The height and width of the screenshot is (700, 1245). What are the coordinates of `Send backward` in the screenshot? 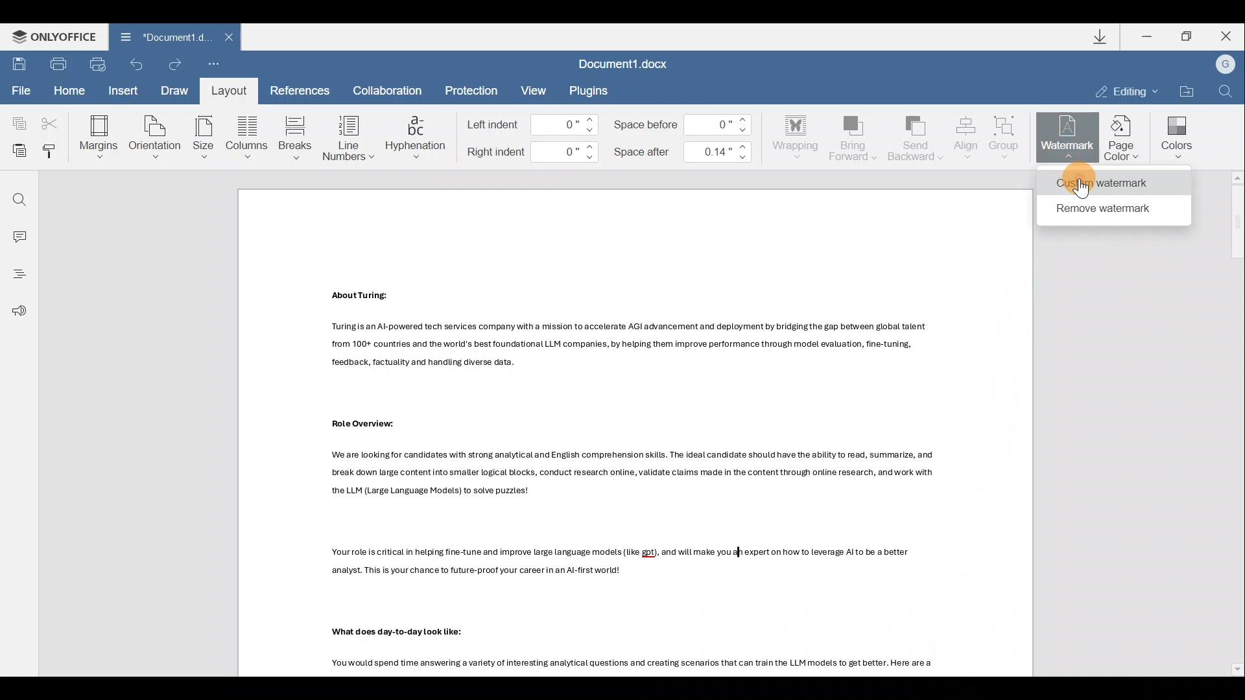 It's located at (917, 137).